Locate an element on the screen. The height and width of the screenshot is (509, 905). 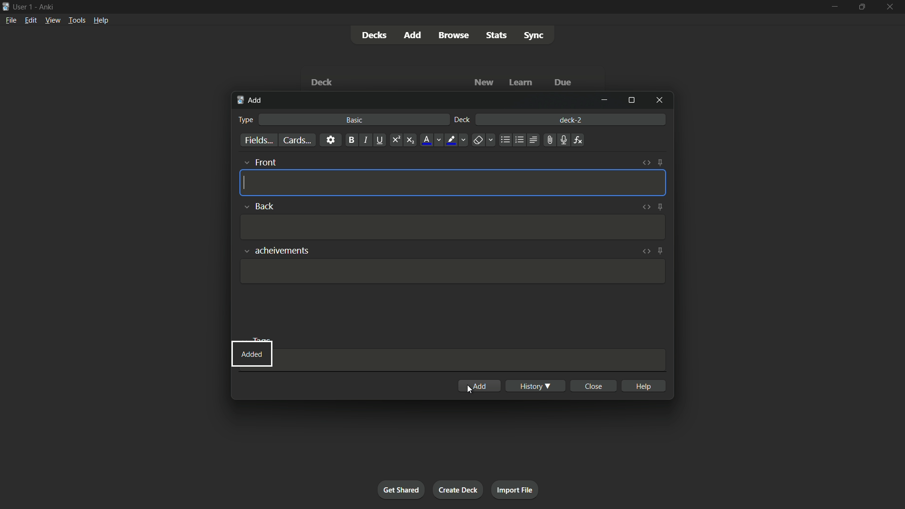
settings is located at coordinates (331, 140).